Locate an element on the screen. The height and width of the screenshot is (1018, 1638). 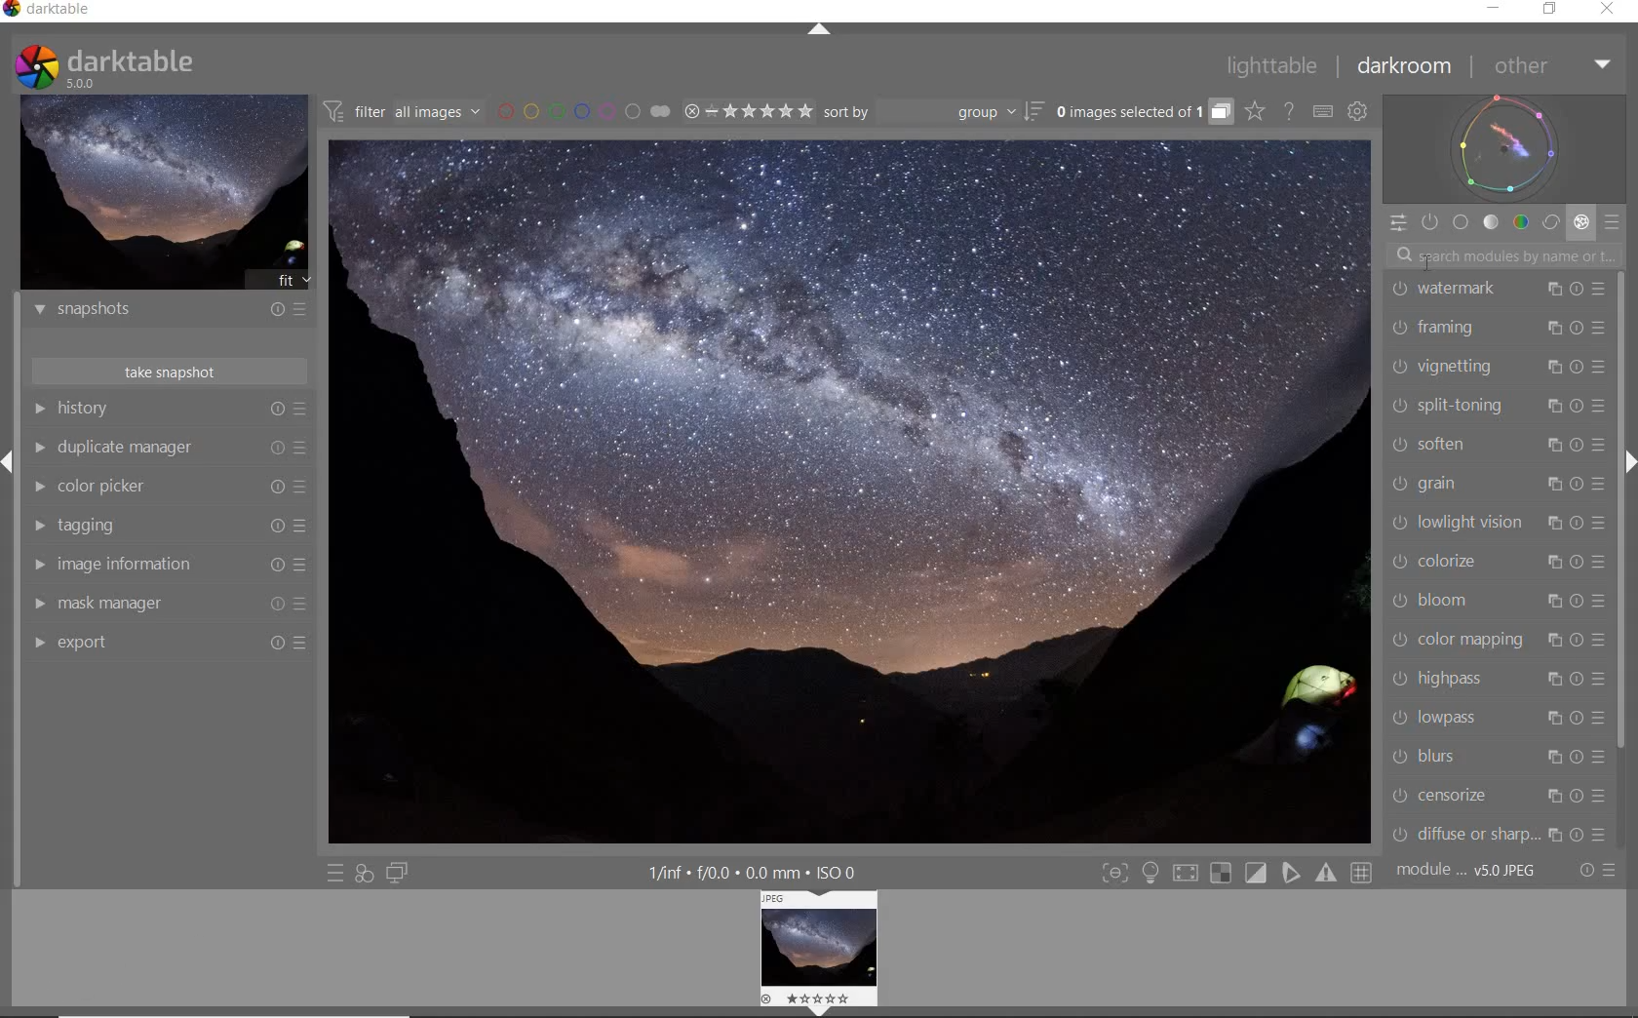
LIGHTTABLE is located at coordinates (1282, 64).